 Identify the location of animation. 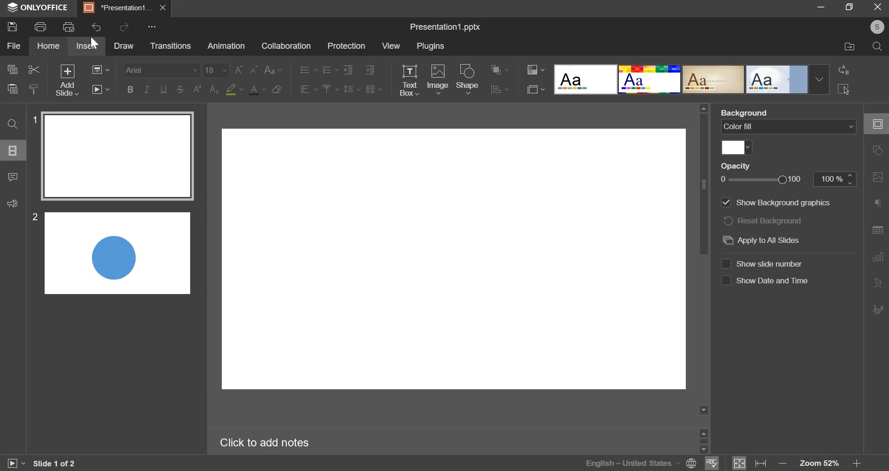
(226, 46).